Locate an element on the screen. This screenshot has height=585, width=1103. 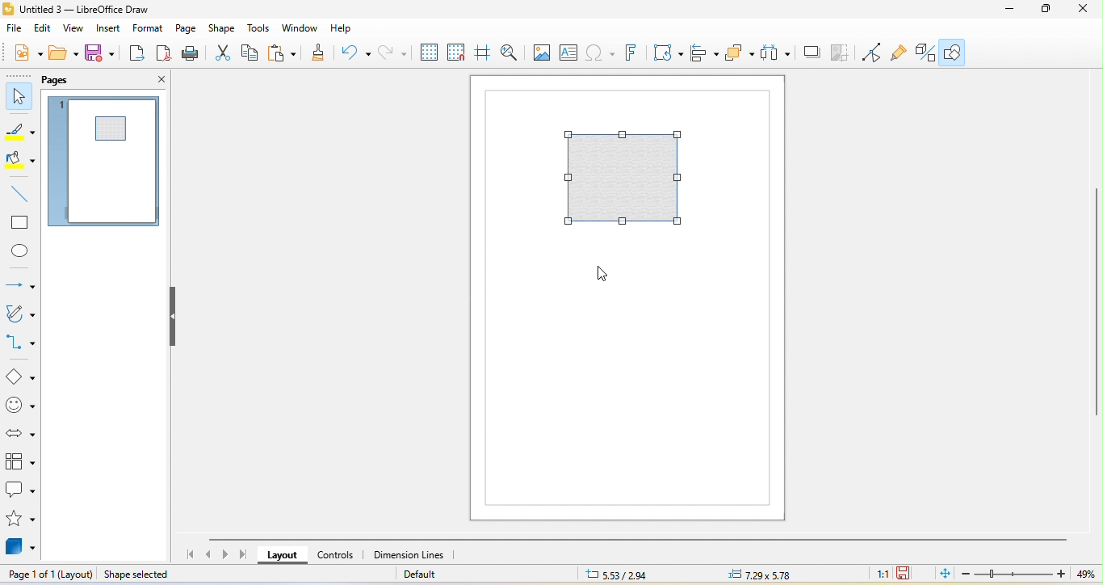
cut is located at coordinates (221, 53).